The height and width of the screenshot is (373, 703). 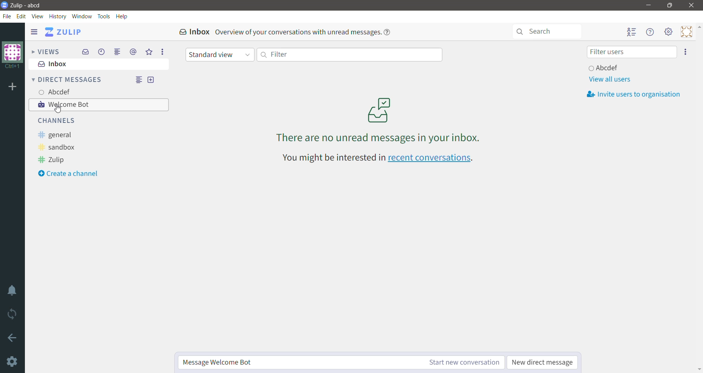 What do you see at coordinates (190, 31) in the screenshot?
I see `Inbox` at bounding box center [190, 31].